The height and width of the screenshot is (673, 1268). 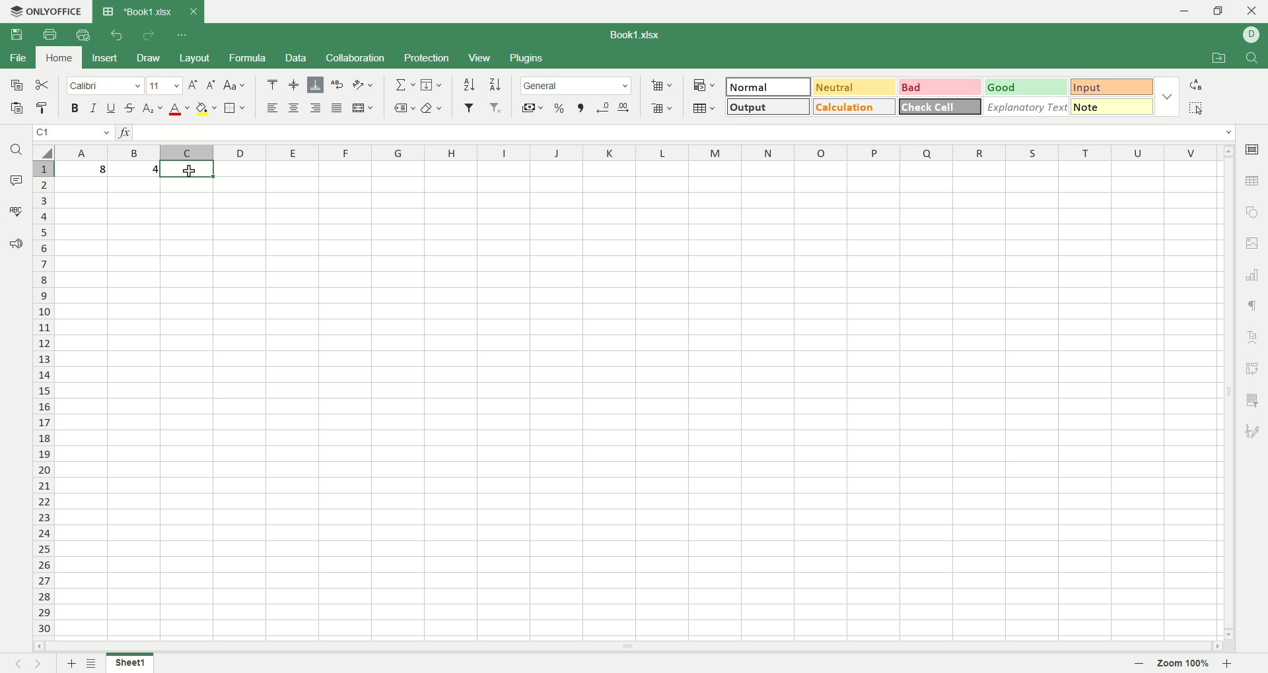 I want to click on normal, so click(x=769, y=86).